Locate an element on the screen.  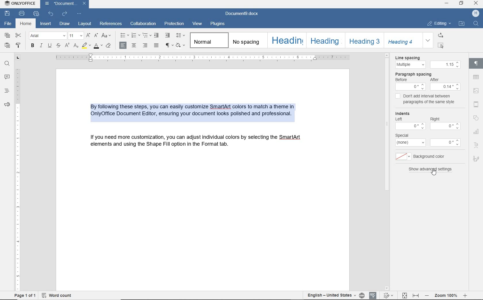
ruler is located at coordinates (18, 178).